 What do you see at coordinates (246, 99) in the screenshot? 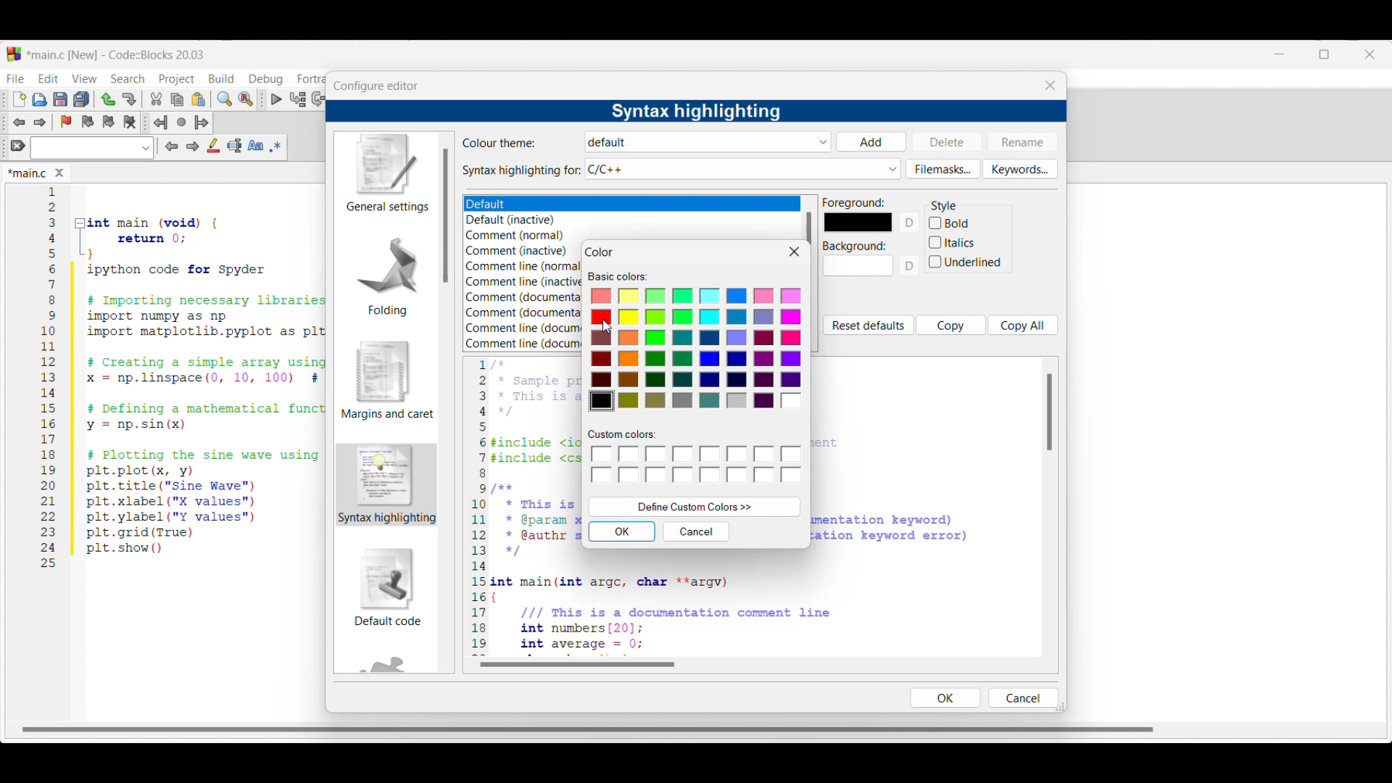
I see `Replace` at bounding box center [246, 99].